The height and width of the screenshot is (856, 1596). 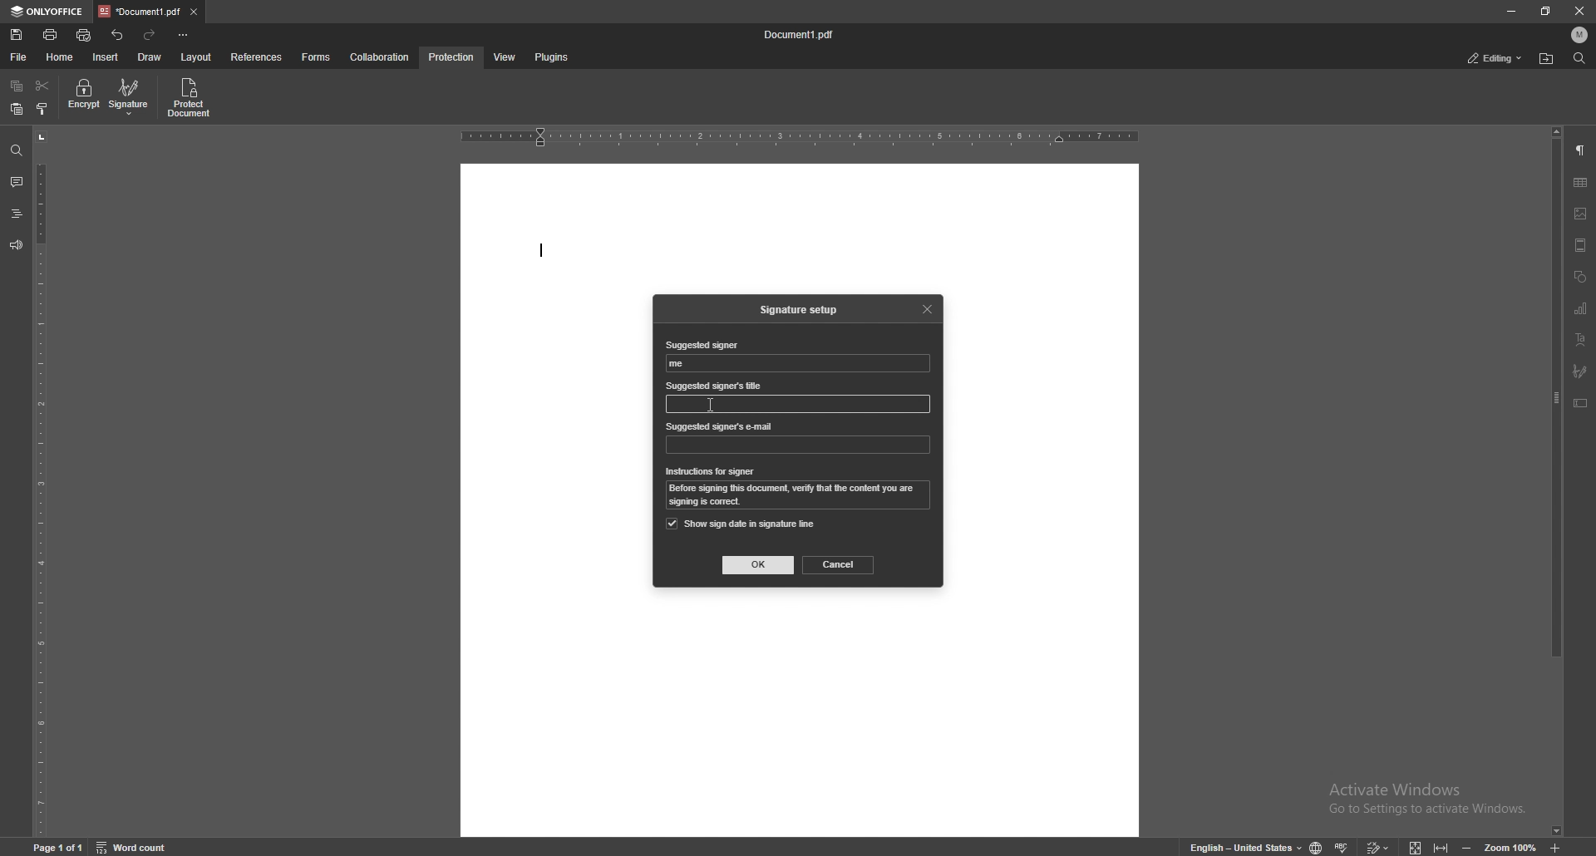 What do you see at coordinates (17, 86) in the screenshot?
I see `copy` at bounding box center [17, 86].